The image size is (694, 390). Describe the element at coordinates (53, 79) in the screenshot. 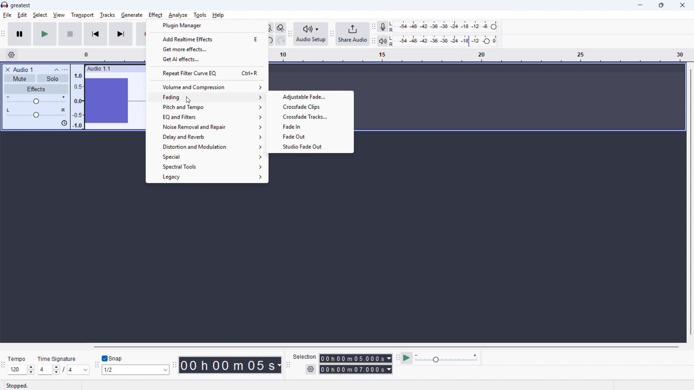

I see `Solo ` at that location.